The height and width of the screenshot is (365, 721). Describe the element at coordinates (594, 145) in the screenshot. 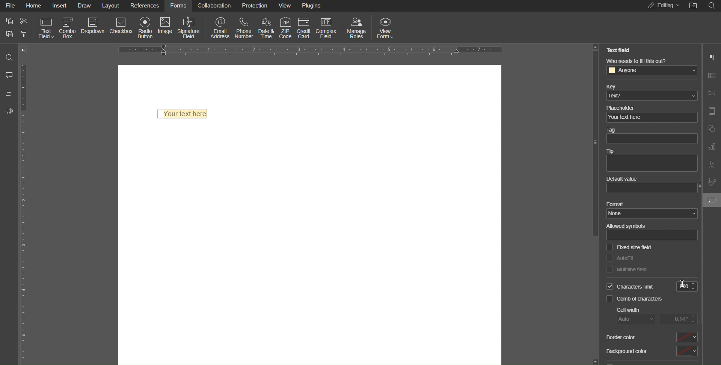

I see `slider` at that location.